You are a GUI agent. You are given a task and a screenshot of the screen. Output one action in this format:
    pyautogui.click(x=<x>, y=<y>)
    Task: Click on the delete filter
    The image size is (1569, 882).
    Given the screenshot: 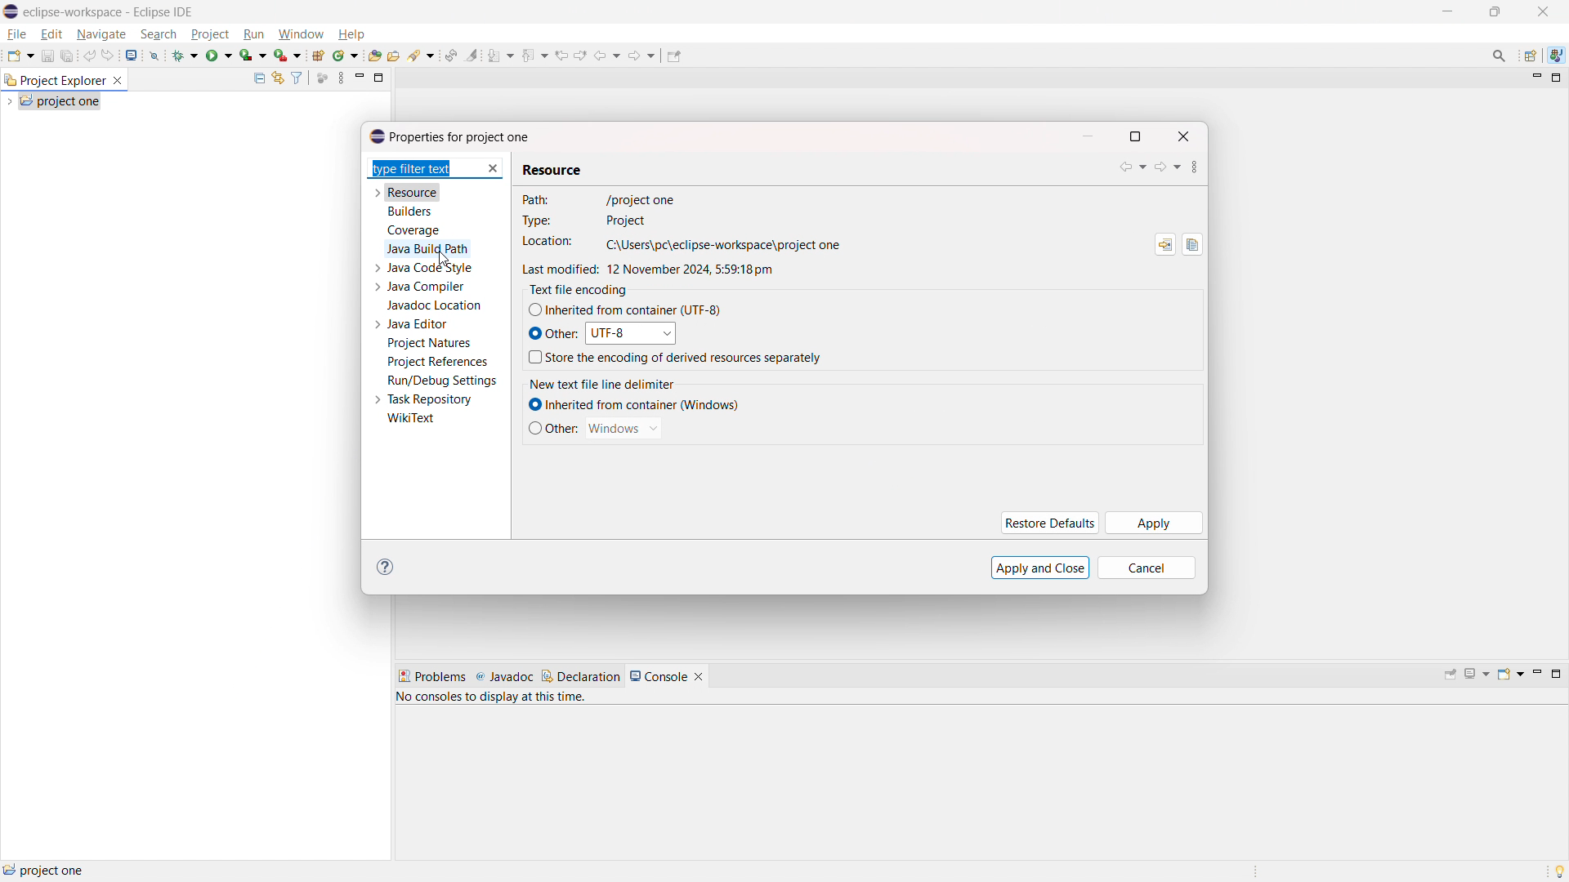 What is the action you would take?
    pyautogui.click(x=494, y=169)
    